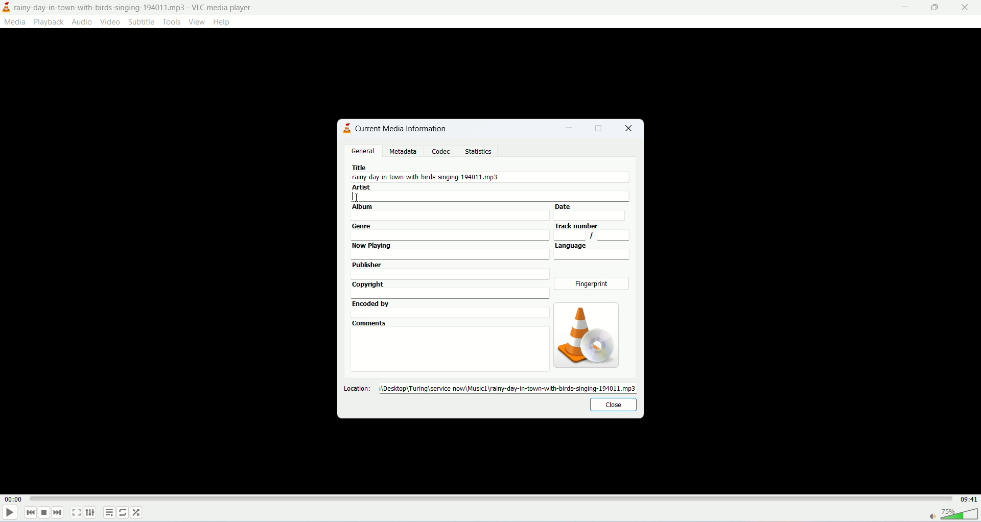 The image size is (981, 522). Describe the element at coordinates (449, 231) in the screenshot. I see `genre` at that location.